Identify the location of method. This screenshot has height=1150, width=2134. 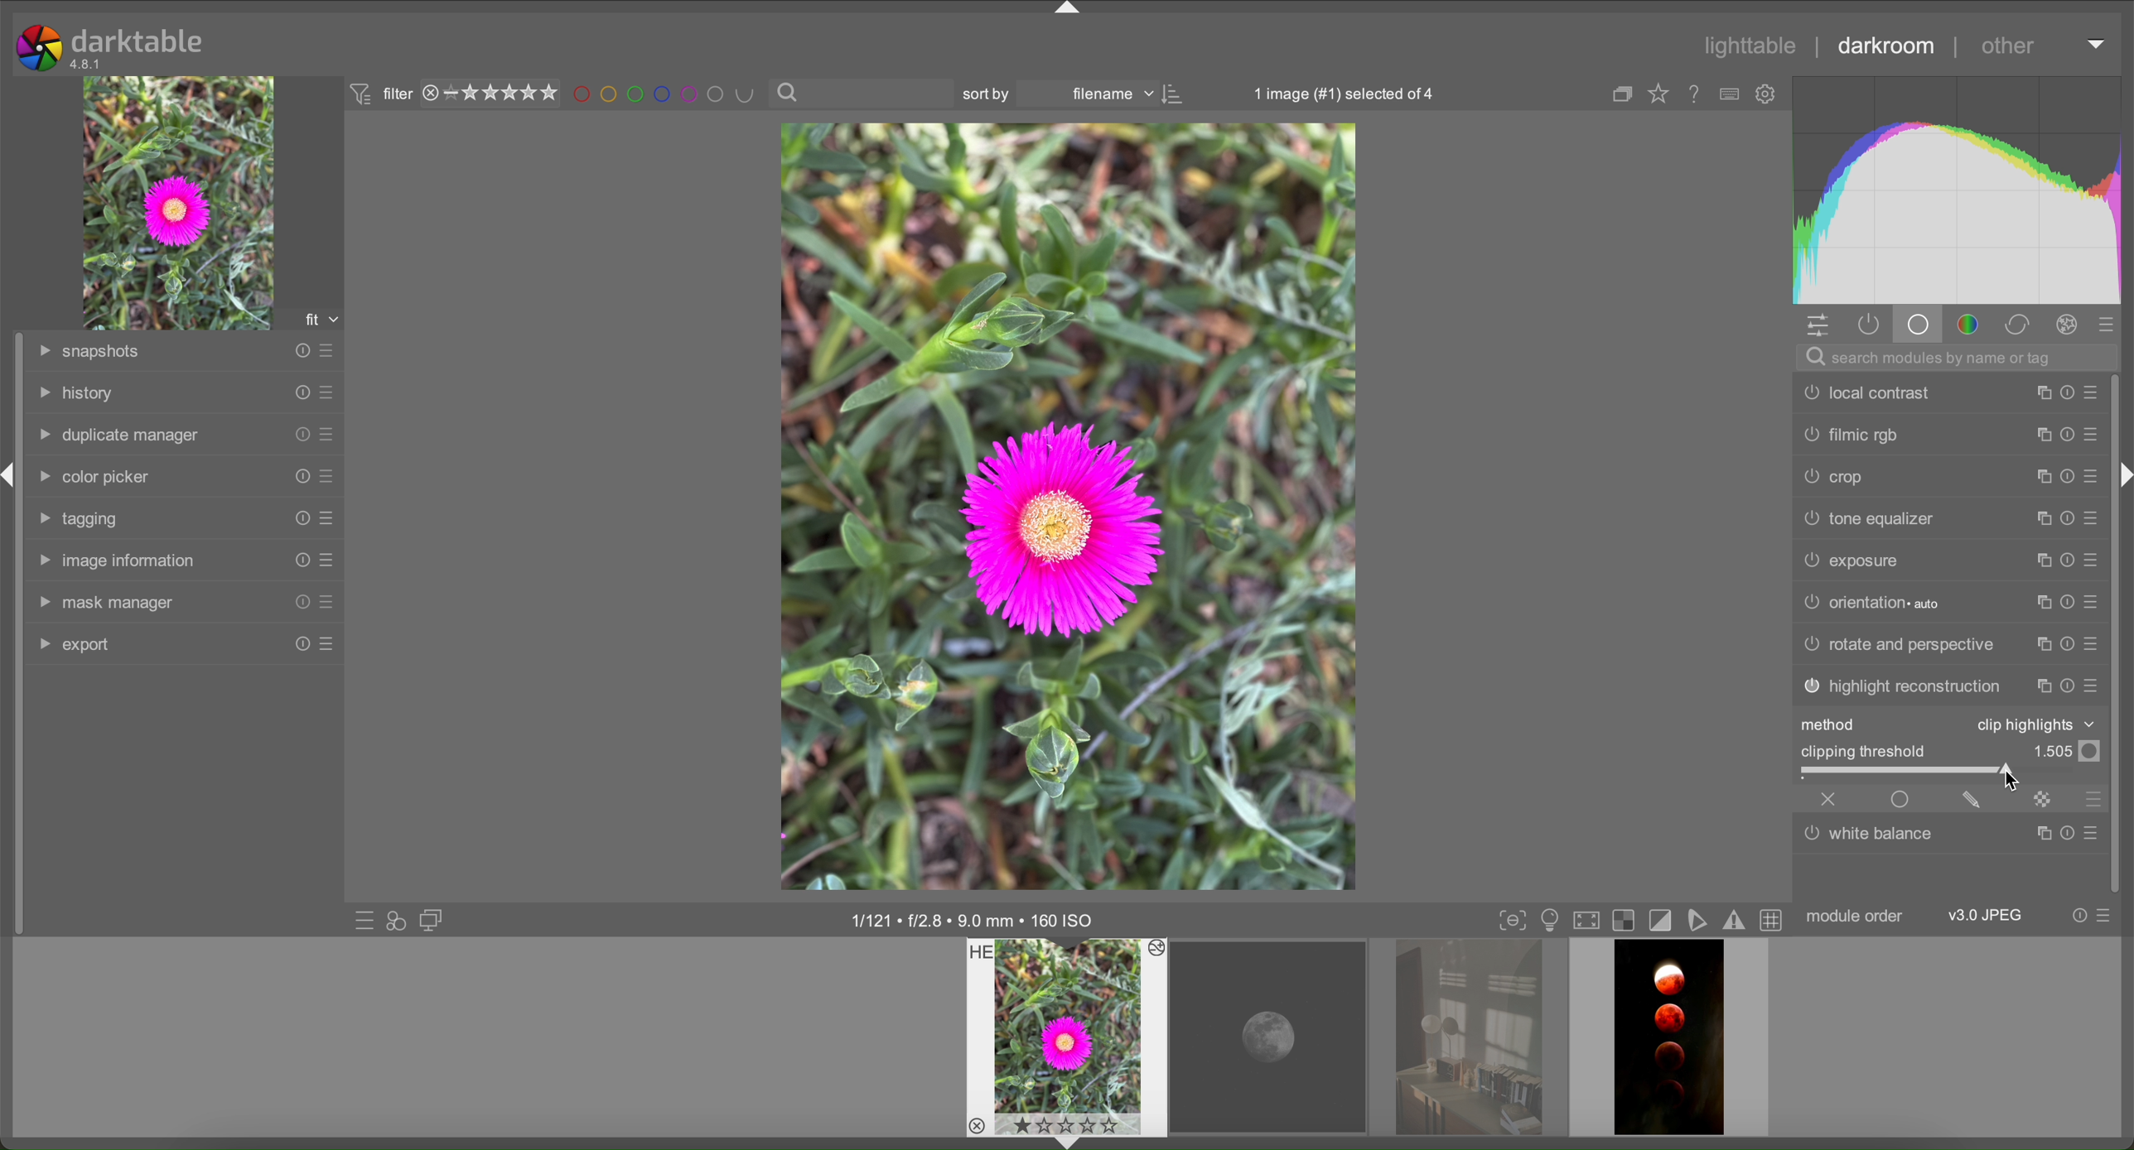
(1833, 724).